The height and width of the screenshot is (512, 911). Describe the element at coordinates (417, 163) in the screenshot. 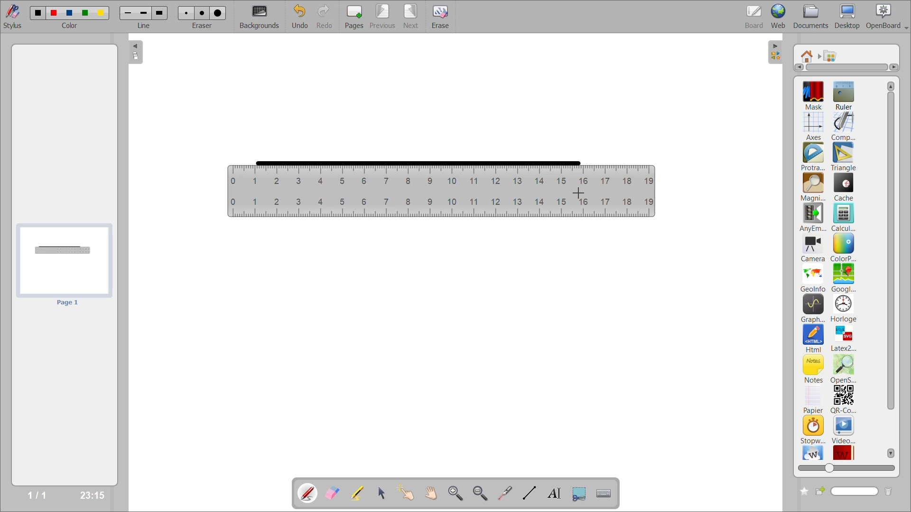

I see `straight line` at that location.